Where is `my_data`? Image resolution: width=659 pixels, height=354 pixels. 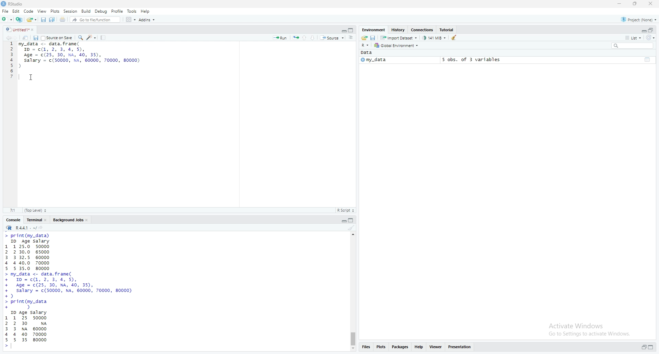 my_data is located at coordinates (373, 60).